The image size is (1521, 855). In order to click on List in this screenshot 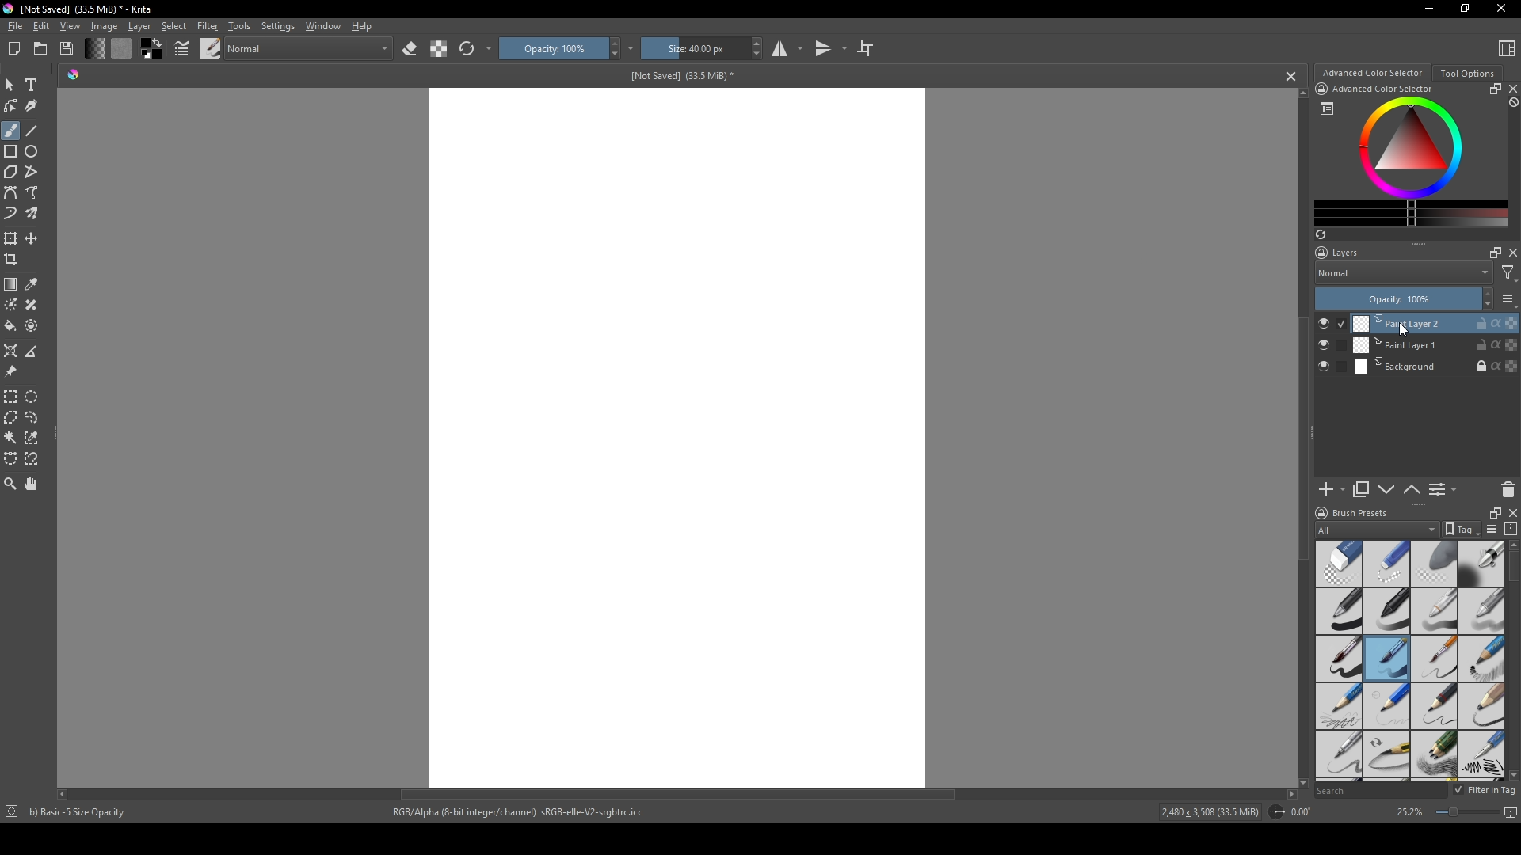, I will do `click(1446, 490)`.